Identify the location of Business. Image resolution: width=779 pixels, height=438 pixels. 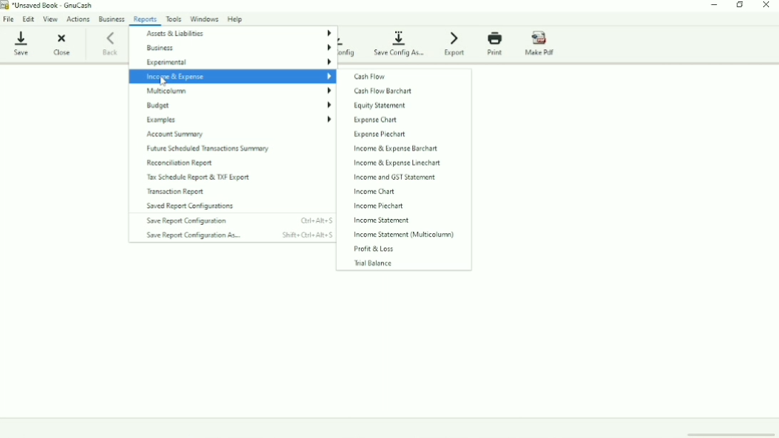
(111, 19).